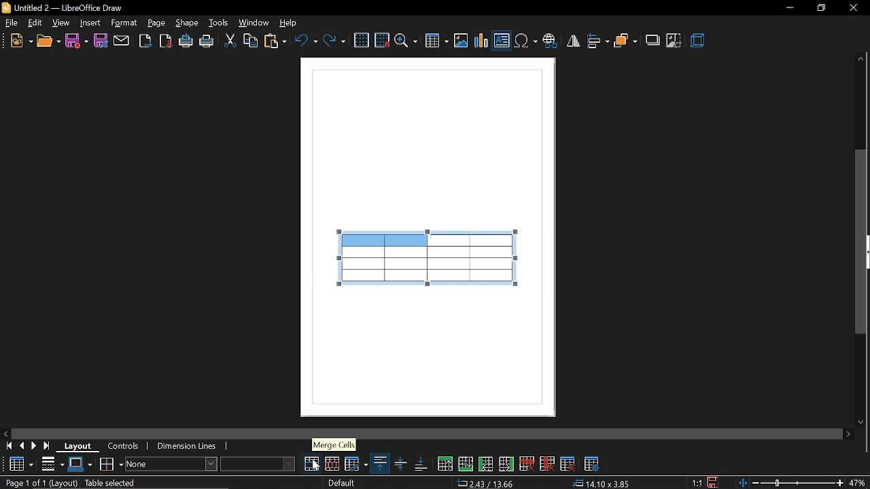 Image resolution: width=870 pixels, height=489 pixels. I want to click on layout, so click(81, 446).